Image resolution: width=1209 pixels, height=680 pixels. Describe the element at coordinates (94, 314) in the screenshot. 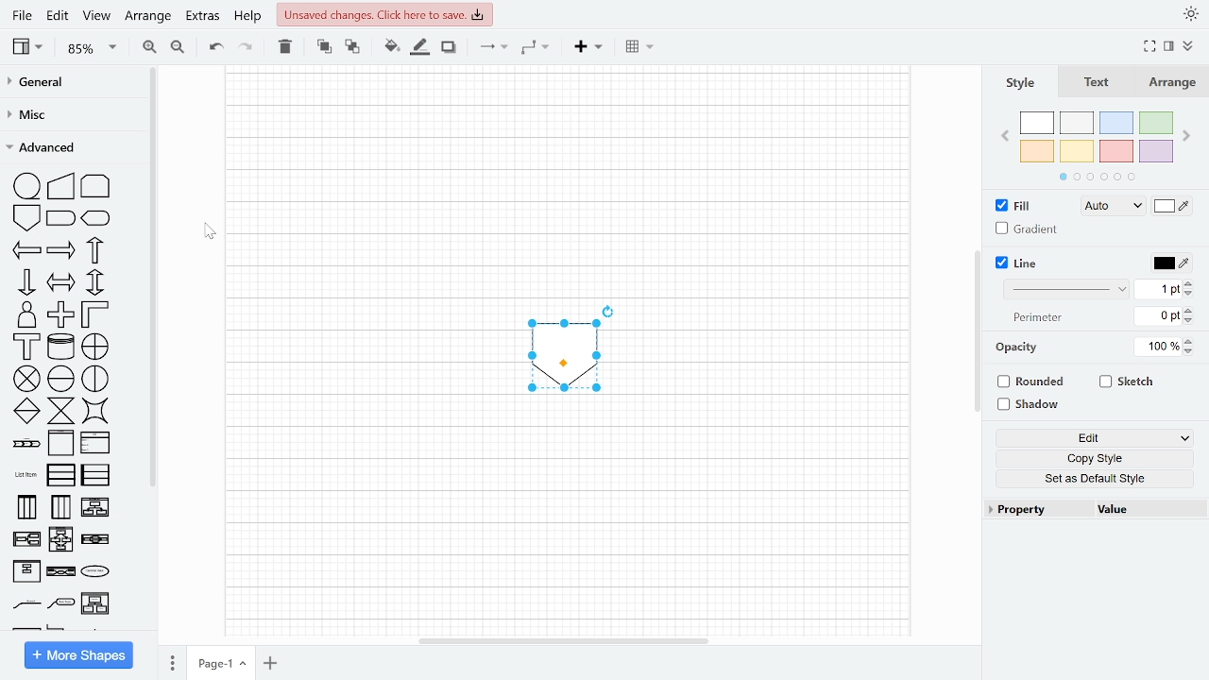

I see `corner` at that location.